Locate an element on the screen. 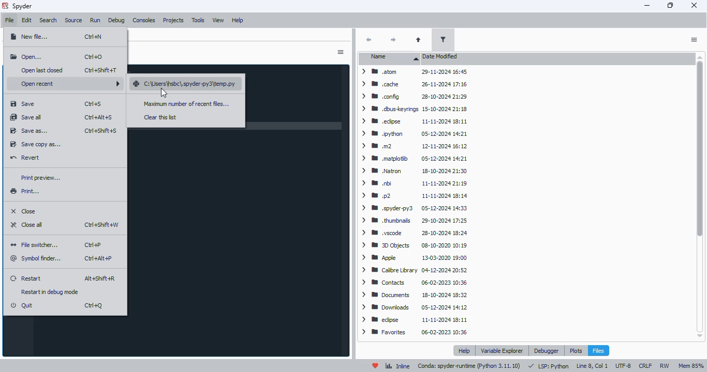  print preview is located at coordinates (39, 178).